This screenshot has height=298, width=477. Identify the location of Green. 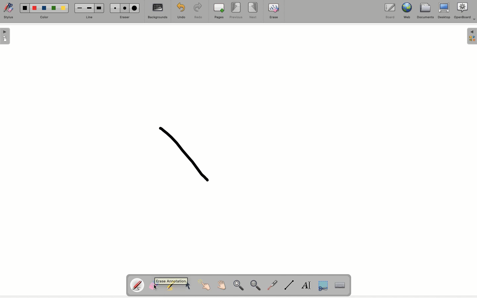
(55, 8).